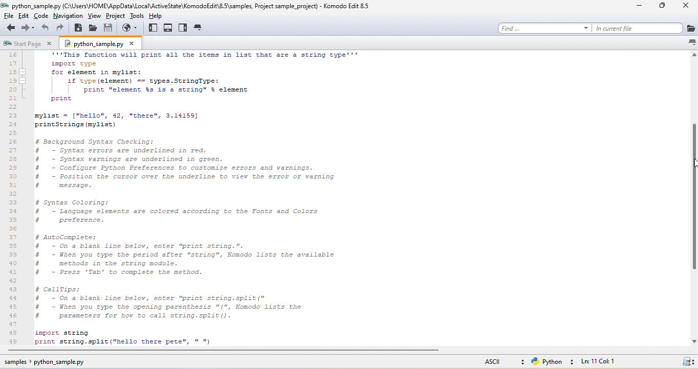 This screenshot has width=698, height=369. Describe the element at coordinates (347, 6) in the screenshot. I see `title` at that location.